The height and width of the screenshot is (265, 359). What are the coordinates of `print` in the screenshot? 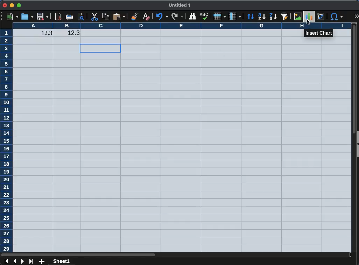 It's located at (70, 17).